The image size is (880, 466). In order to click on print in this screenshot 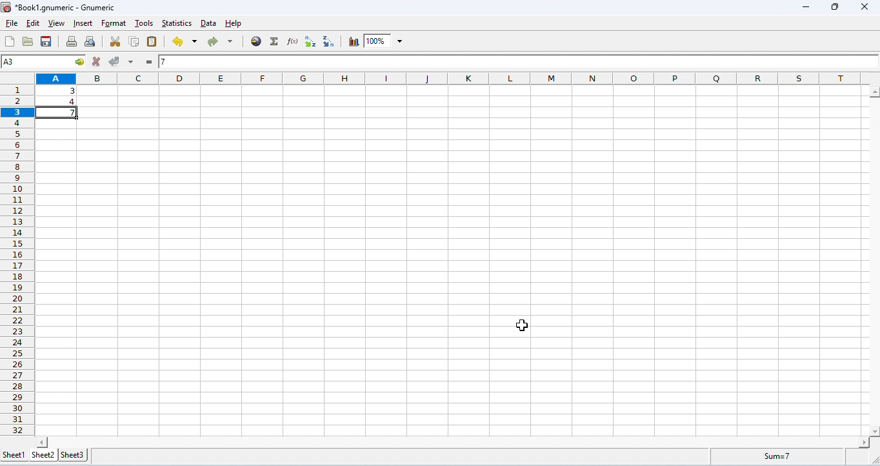, I will do `click(72, 42)`.